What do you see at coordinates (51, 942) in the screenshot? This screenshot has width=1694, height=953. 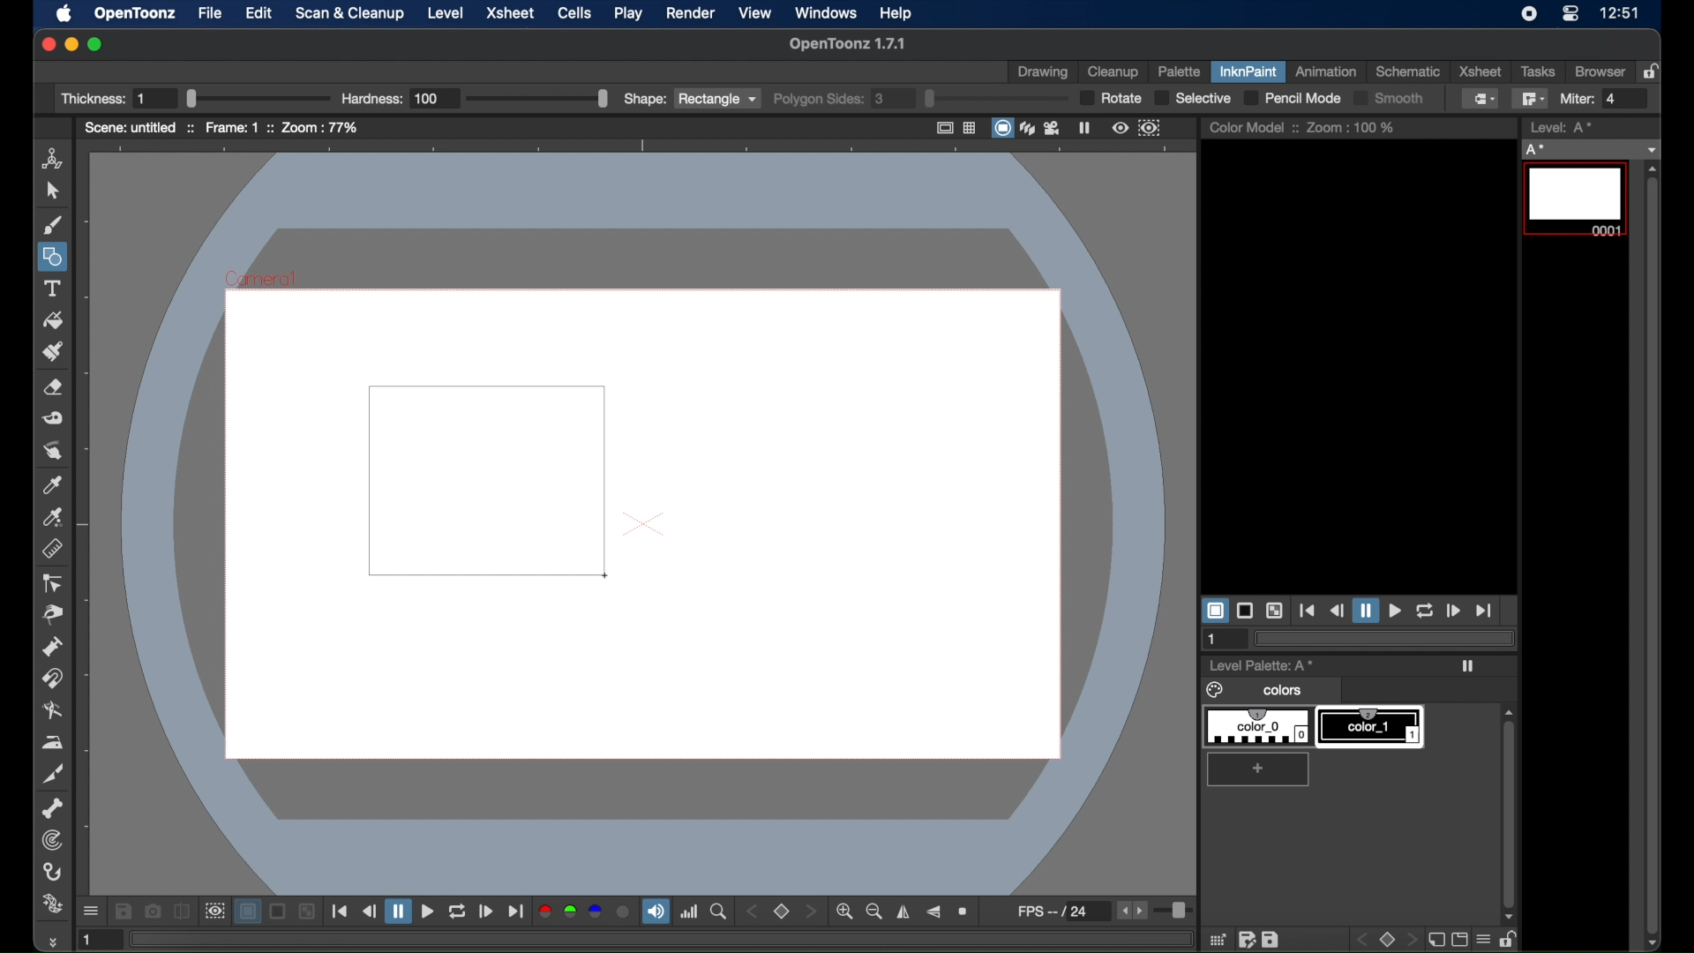 I see `more` at bounding box center [51, 942].